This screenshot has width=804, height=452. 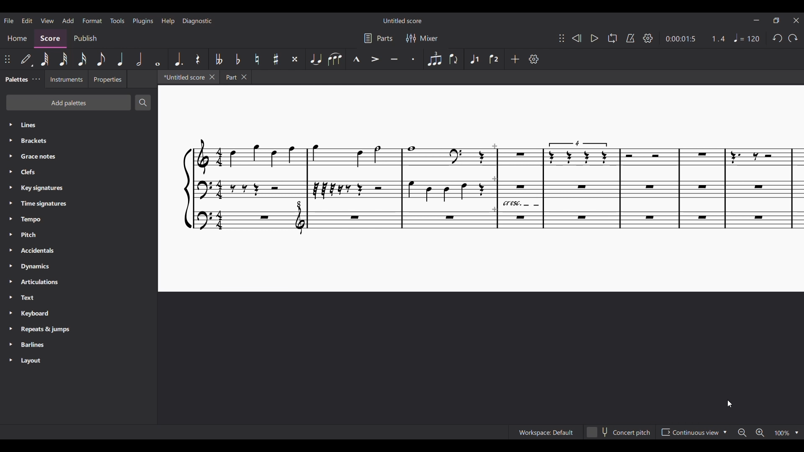 What do you see at coordinates (746, 38) in the screenshot?
I see `Tempo` at bounding box center [746, 38].